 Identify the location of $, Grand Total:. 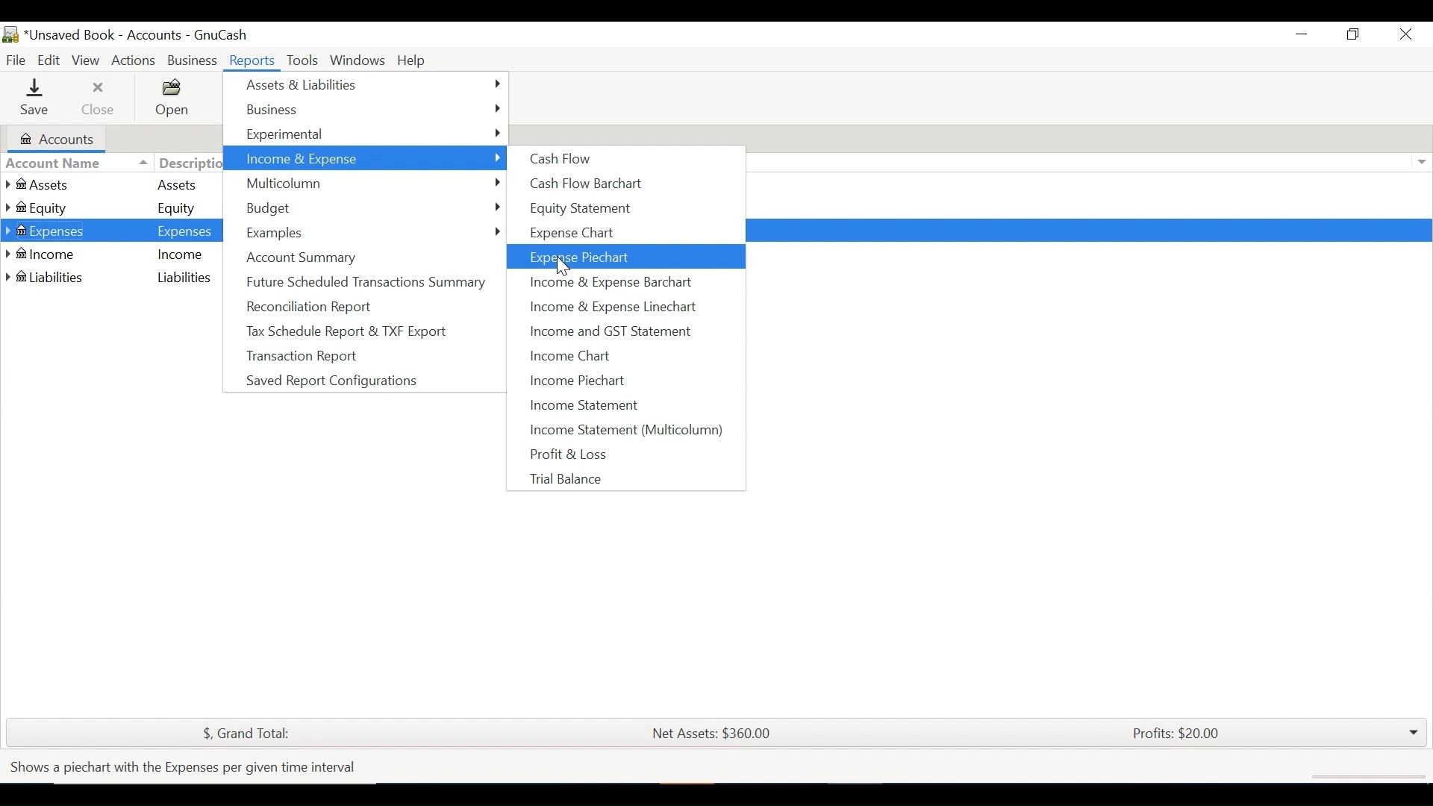
(243, 733).